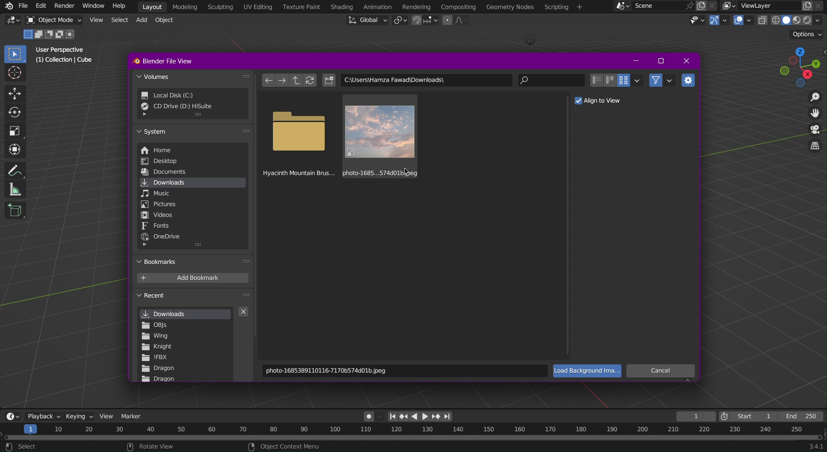 The width and height of the screenshot is (827, 452). Describe the element at coordinates (748, 415) in the screenshot. I see `Start 1` at that location.